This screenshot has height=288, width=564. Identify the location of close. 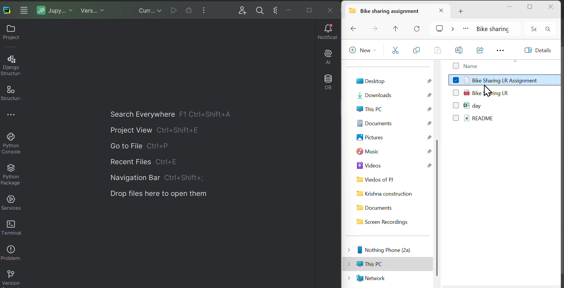
(551, 8).